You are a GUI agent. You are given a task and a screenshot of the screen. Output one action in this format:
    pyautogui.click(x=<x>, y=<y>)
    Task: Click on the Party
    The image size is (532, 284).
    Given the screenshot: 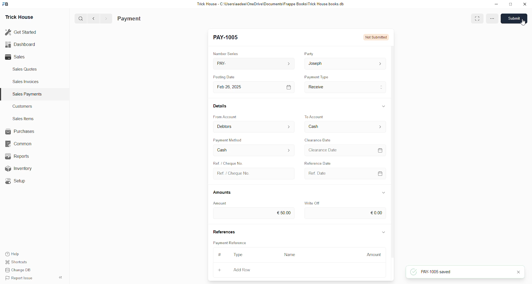 What is the action you would take?
    pyautogui.click(x=309, y=53)
    